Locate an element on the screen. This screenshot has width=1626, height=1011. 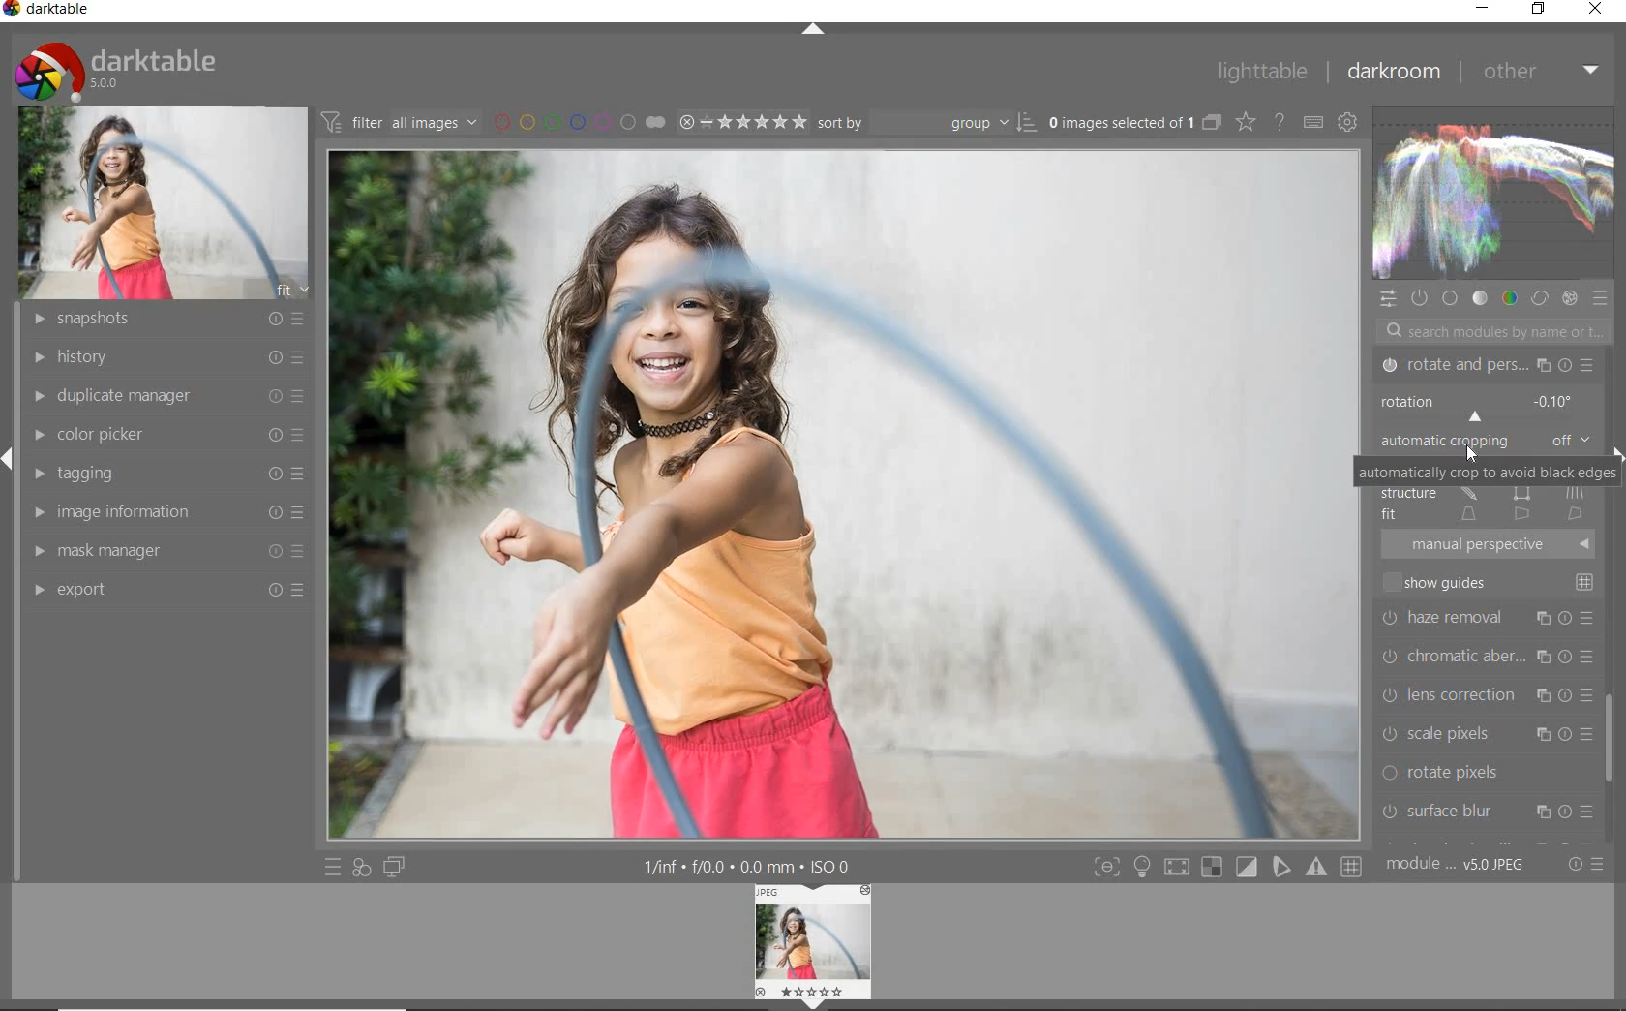
search modules is located at coordinates (1487, 333).